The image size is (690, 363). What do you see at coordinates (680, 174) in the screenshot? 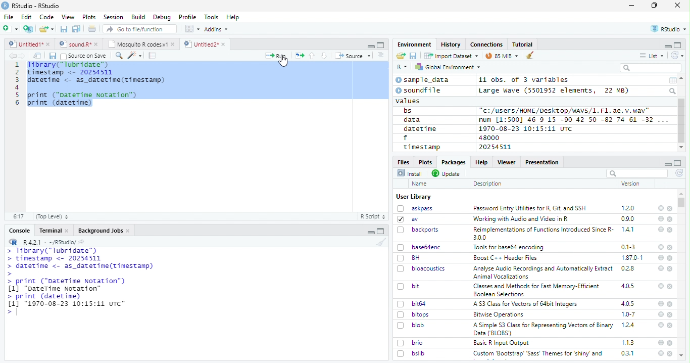
I see `Refresh` at bounding box center [680, 174].